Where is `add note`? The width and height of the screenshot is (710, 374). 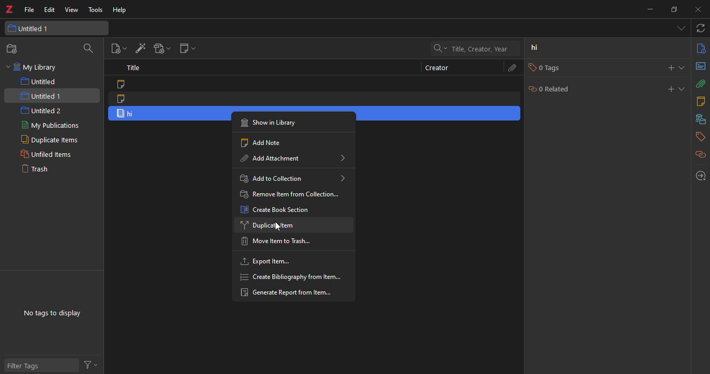 add note is located at coordinates (263, 142).